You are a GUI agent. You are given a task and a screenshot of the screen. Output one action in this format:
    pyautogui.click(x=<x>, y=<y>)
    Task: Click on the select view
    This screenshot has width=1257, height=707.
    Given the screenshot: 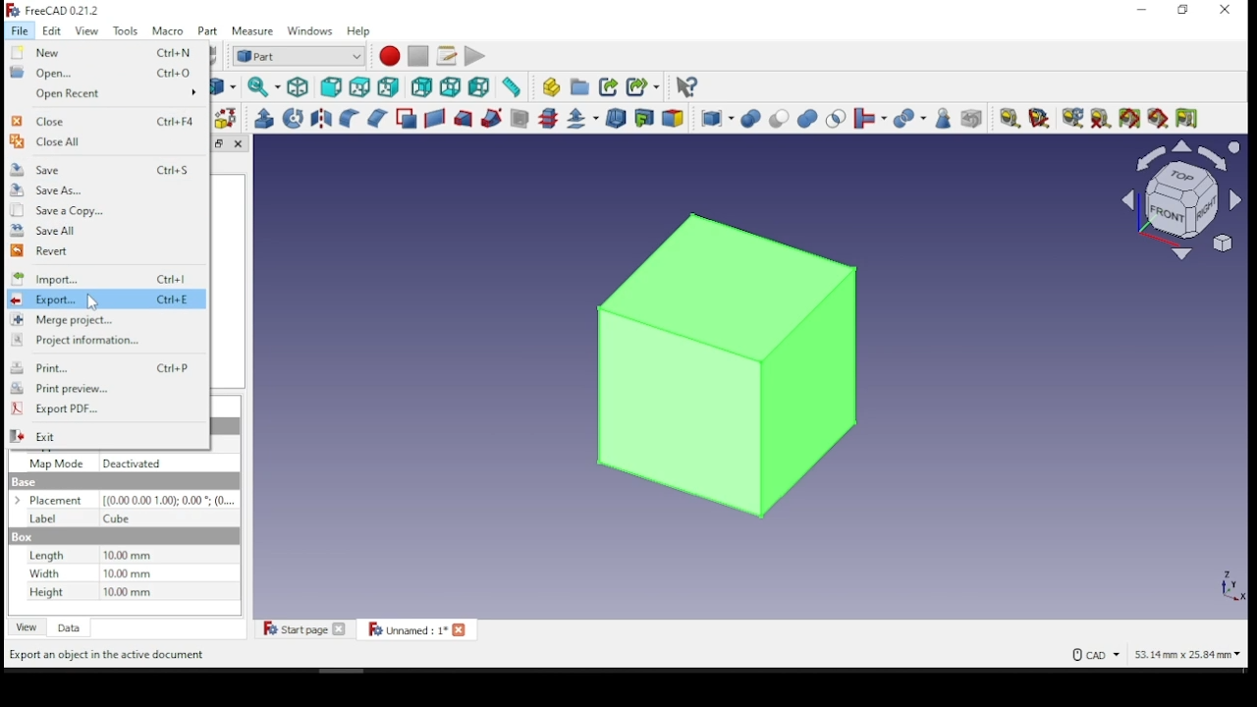 What is the action you would take?
    pyautogui.click(x=1180, y=202)
    